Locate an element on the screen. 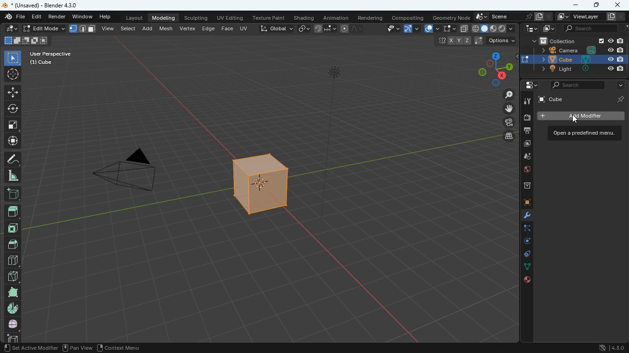 The height and width of the screenshot is (353, 629). uv is located at coordinates (243, 28).